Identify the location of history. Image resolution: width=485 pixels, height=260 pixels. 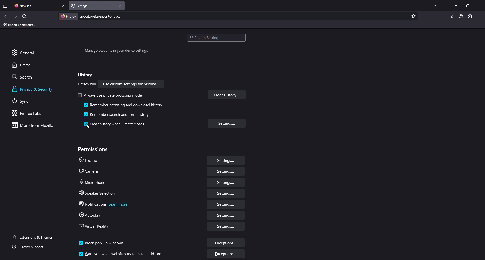
(84, 75).